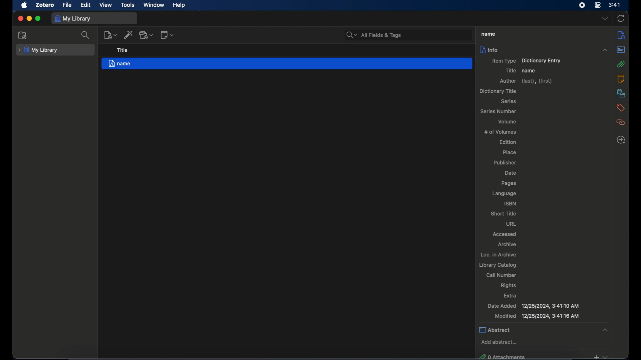  I want to click on my library, so click(38, 50).